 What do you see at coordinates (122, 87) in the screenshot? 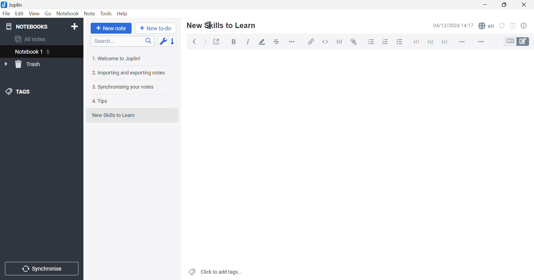
I see `3. Synchronising your notes` at bounding box center [122, 87].